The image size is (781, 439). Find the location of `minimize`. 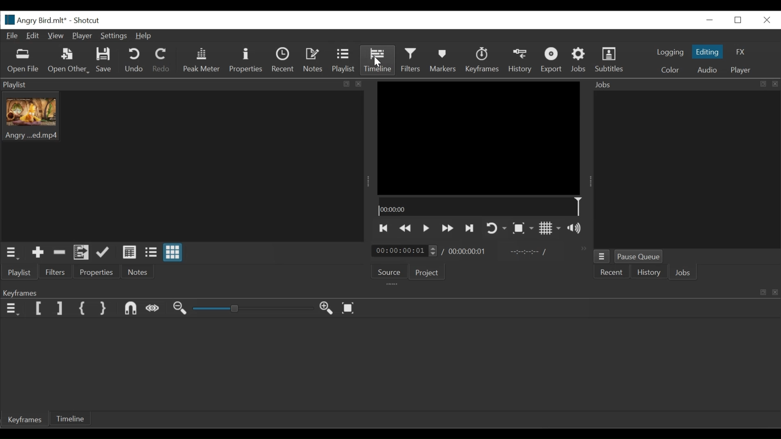

minimize is located at coordinates (709, 20).